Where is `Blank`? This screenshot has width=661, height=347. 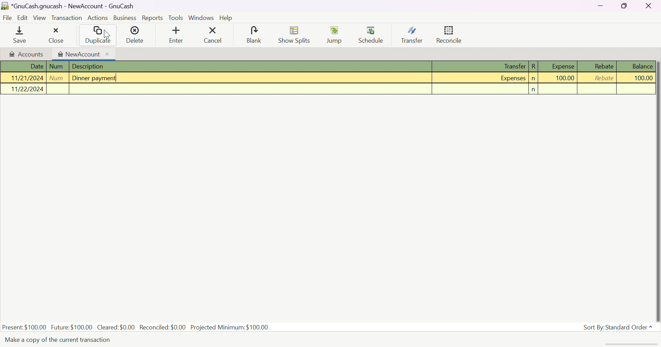 Blank is located at coordinates (253, 34).